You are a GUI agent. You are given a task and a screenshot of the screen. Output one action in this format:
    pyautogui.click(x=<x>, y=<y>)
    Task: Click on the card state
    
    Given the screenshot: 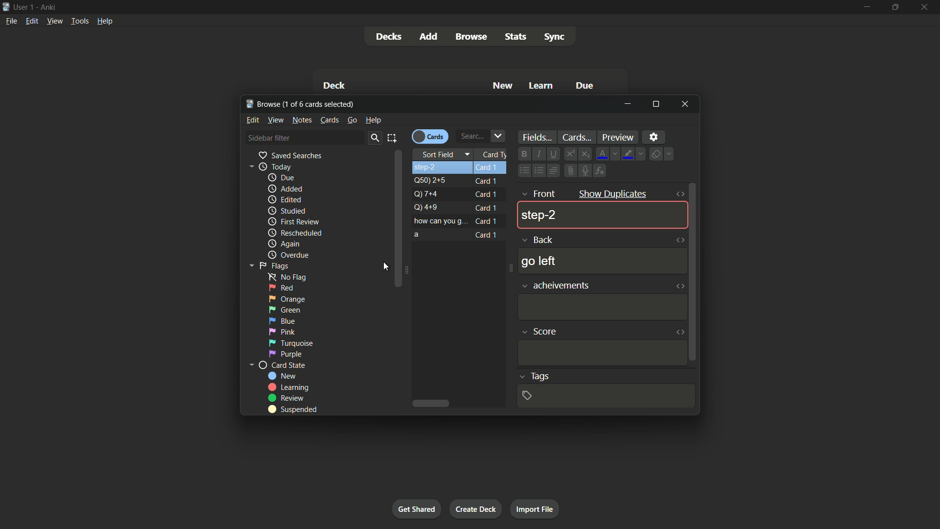 What is the action you would take?
    pyautogui.click(x=277, y=366)
    